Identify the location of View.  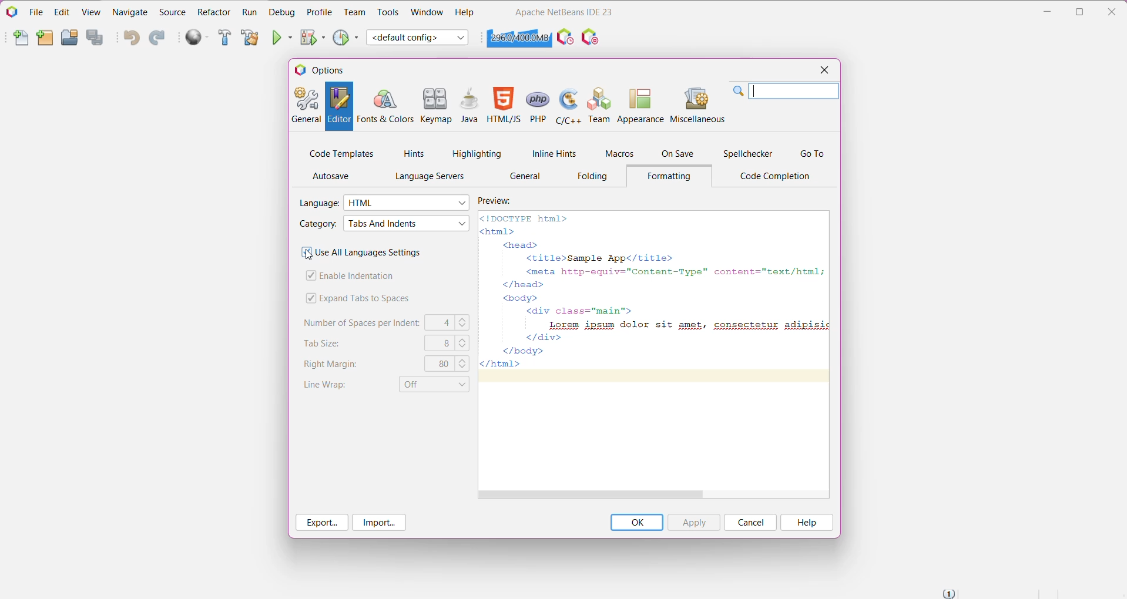
(92, 11).